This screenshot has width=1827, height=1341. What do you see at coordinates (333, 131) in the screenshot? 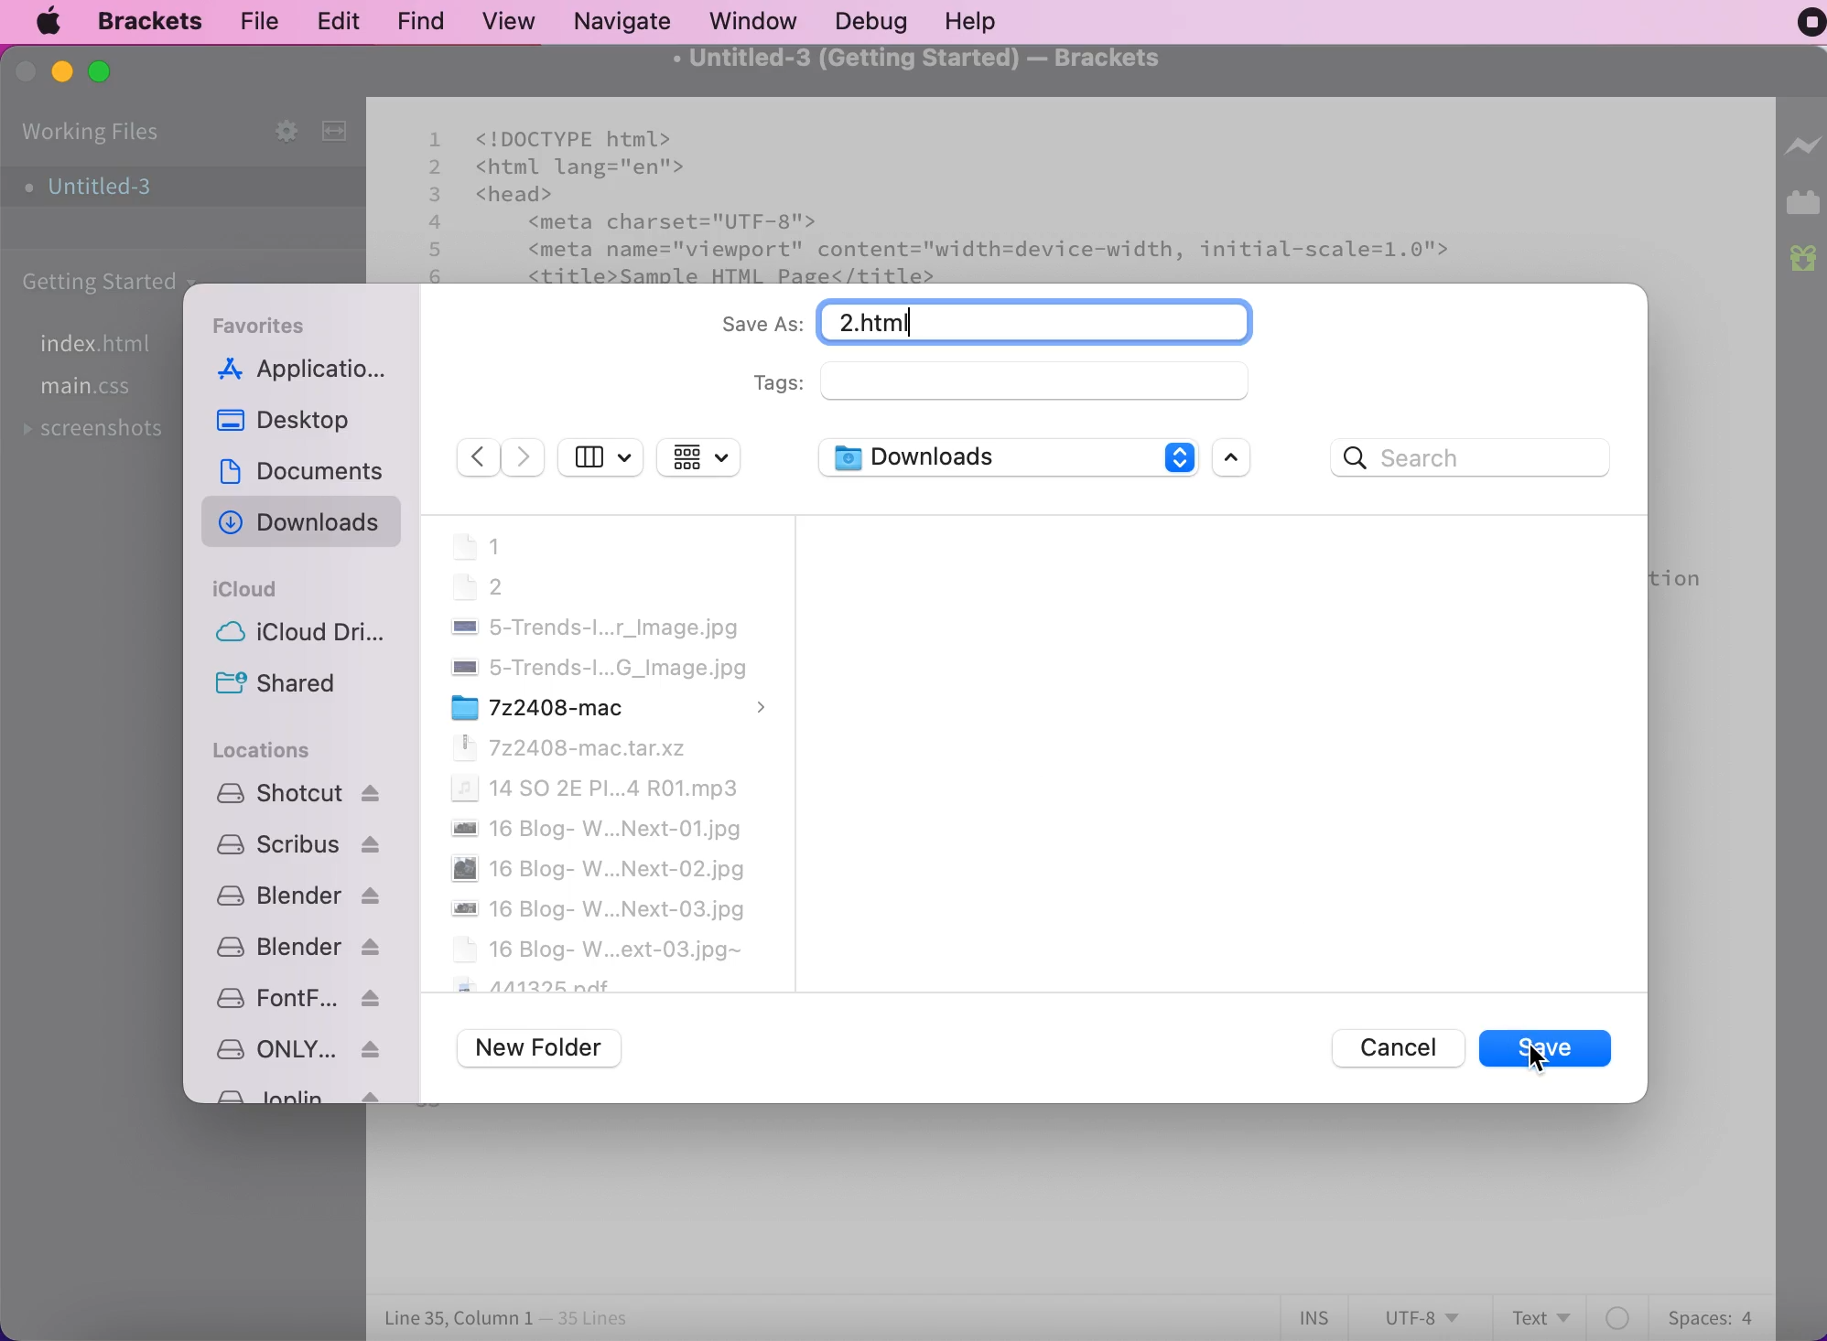
I see `split the editor vertically or horizontally` at bounding box center [333, 131].